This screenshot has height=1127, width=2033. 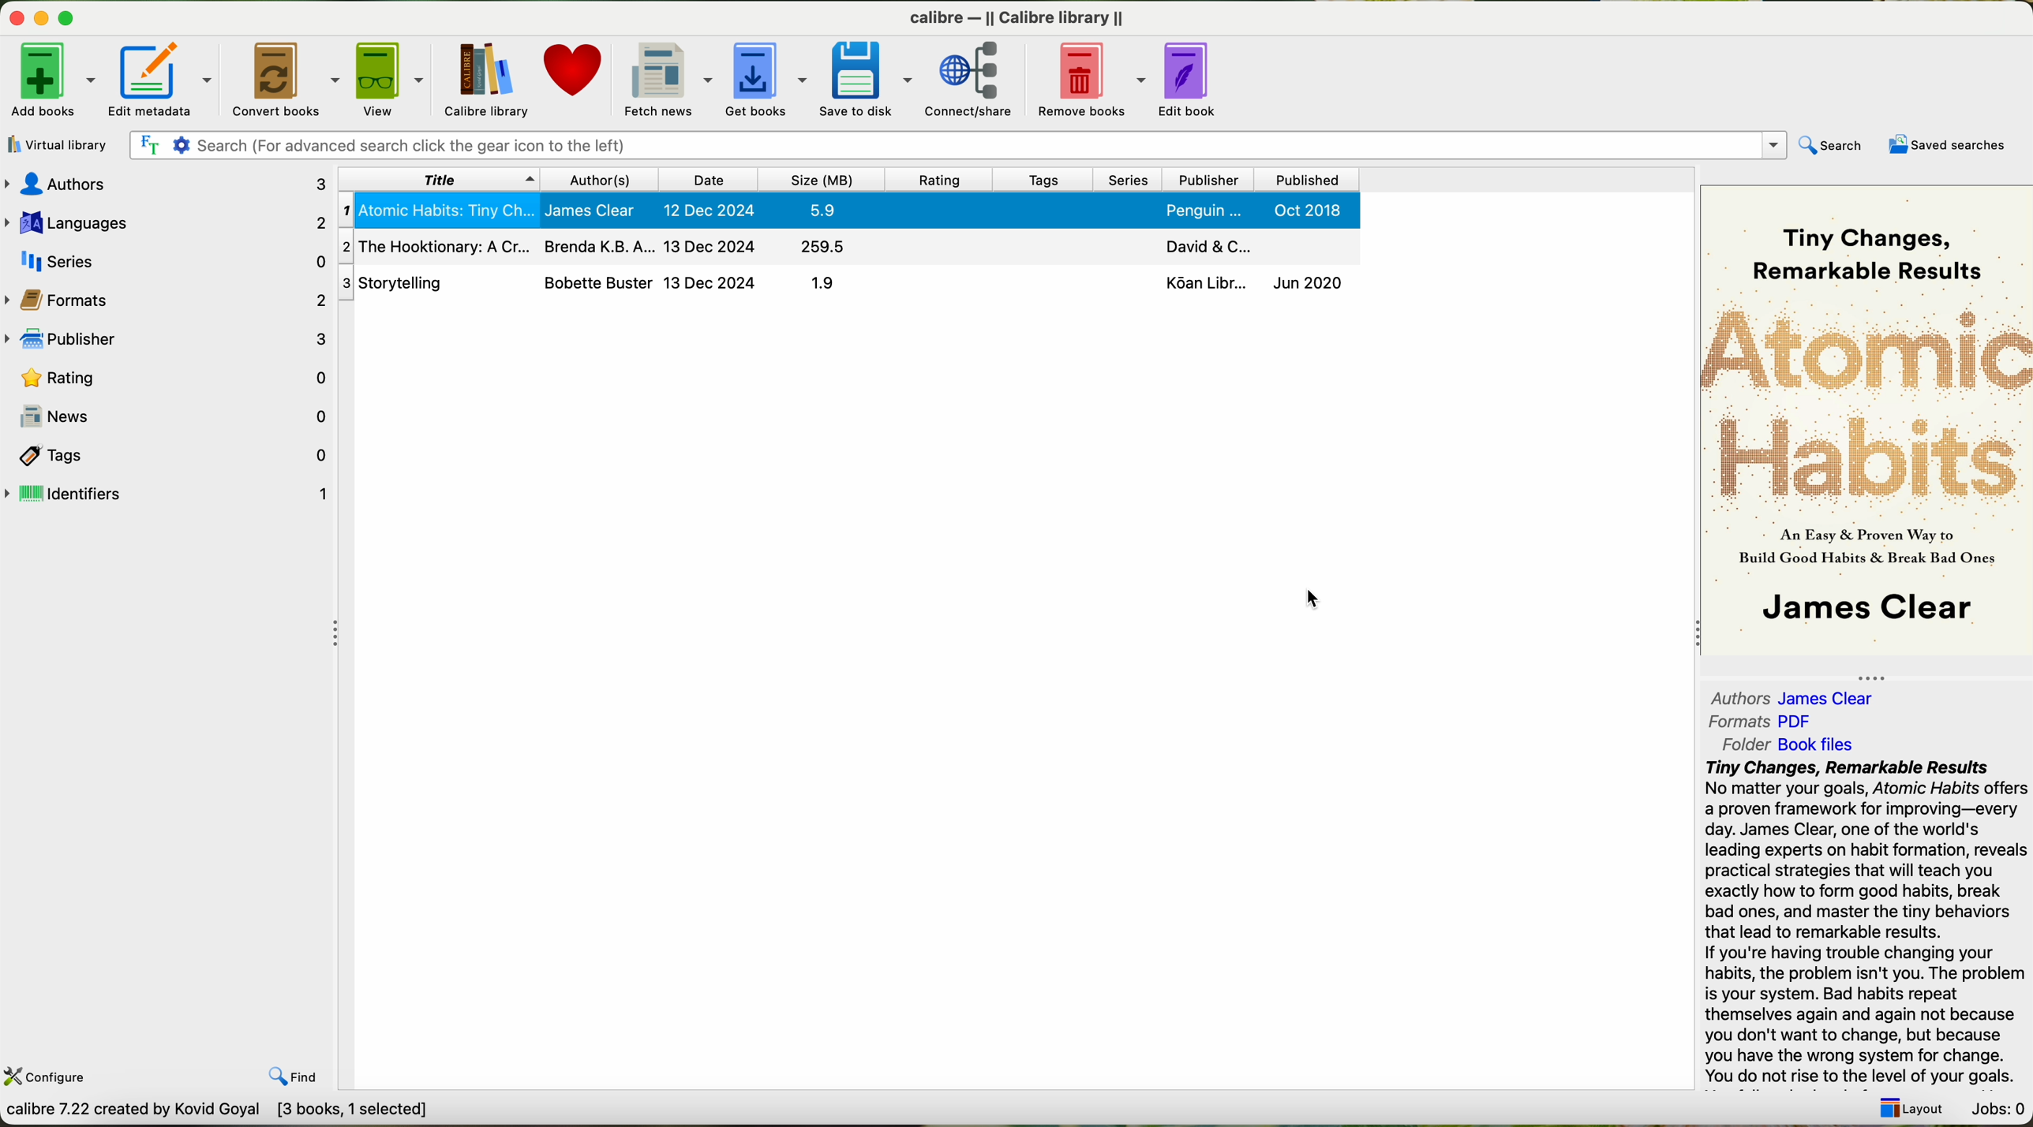 What do you see at coordinates (1016, 18) in the screenshot?
I see `calibre — || Calibre library ||` at bounding box center [1016, 18].